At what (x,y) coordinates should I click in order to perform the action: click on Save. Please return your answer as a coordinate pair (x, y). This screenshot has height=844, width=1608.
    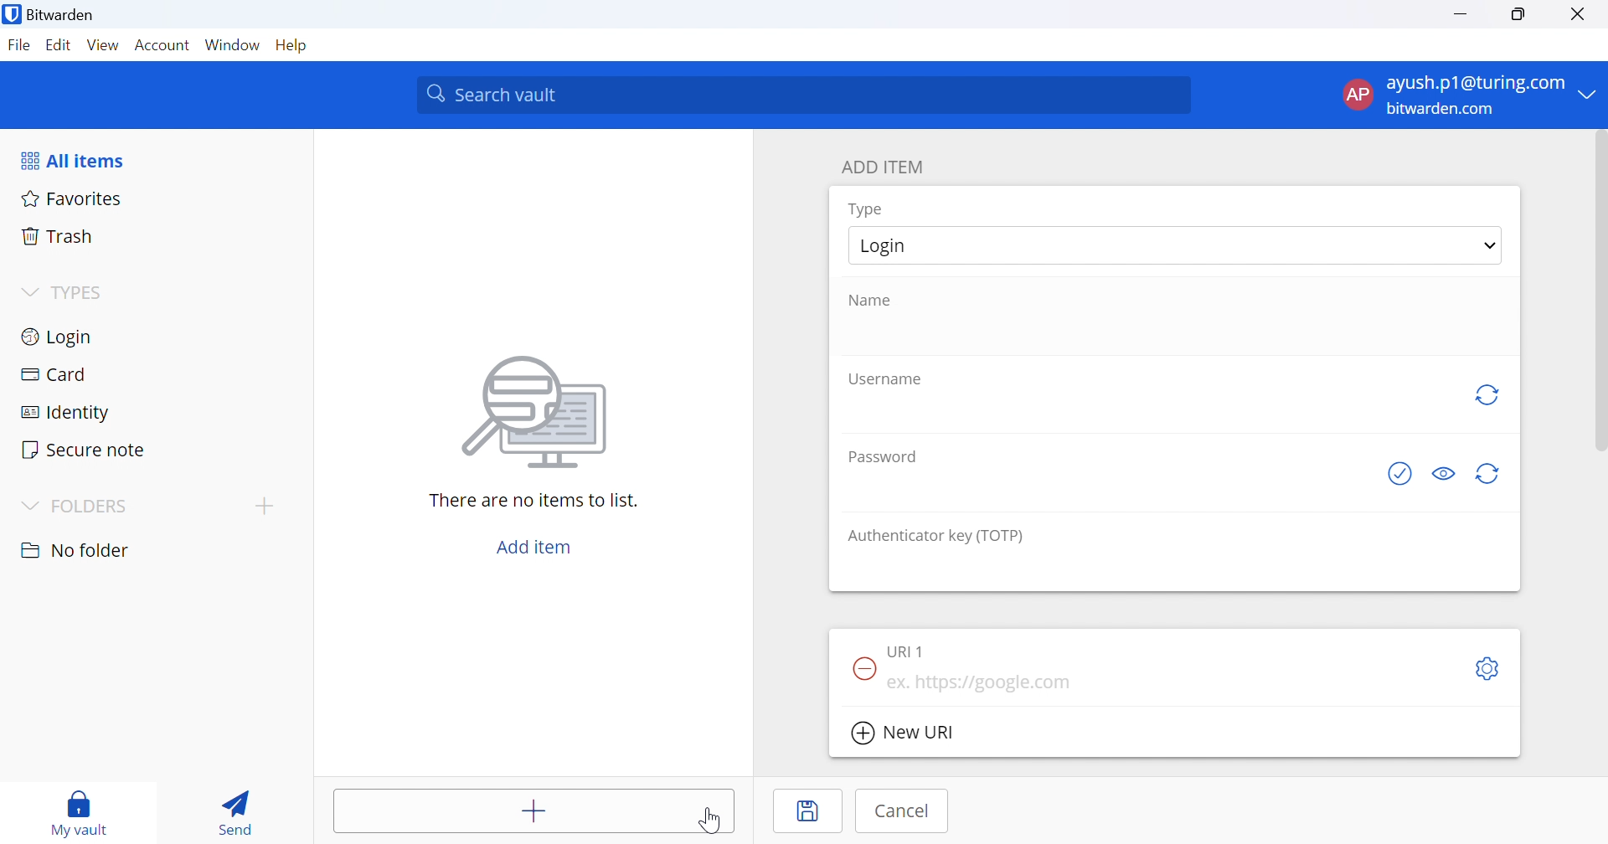
    Looking at the image, I should click on (808, 811).